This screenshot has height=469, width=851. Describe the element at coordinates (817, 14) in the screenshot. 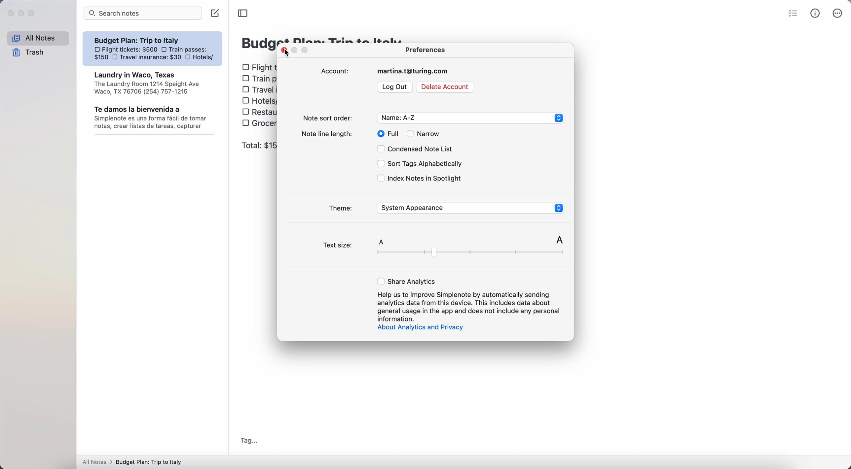

I see `metrics` at that location.